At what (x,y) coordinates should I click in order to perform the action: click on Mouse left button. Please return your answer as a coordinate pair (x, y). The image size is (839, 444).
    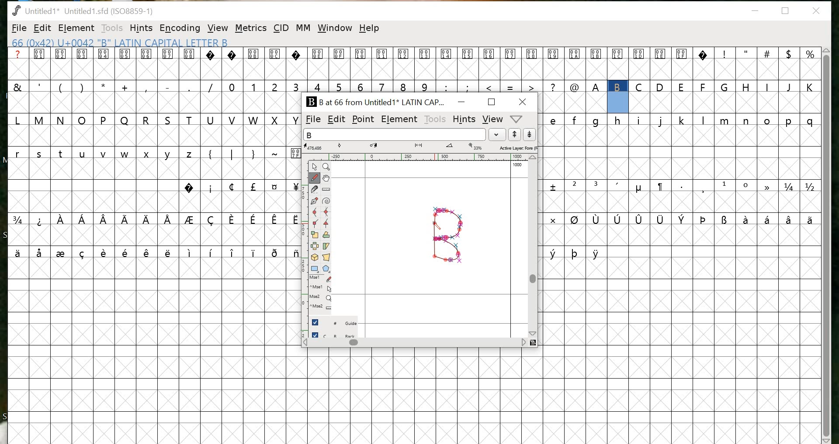
    Looking at the image, I should click on (322, 279).